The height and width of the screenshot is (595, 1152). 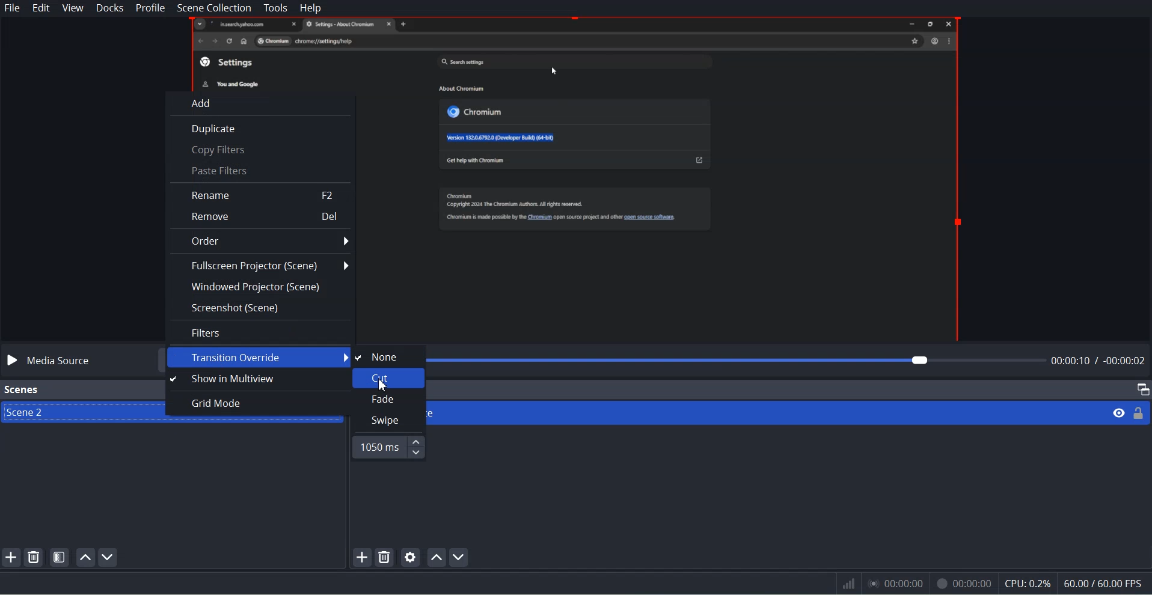 I want to click on Maximize, so click(x=1142, y=389).